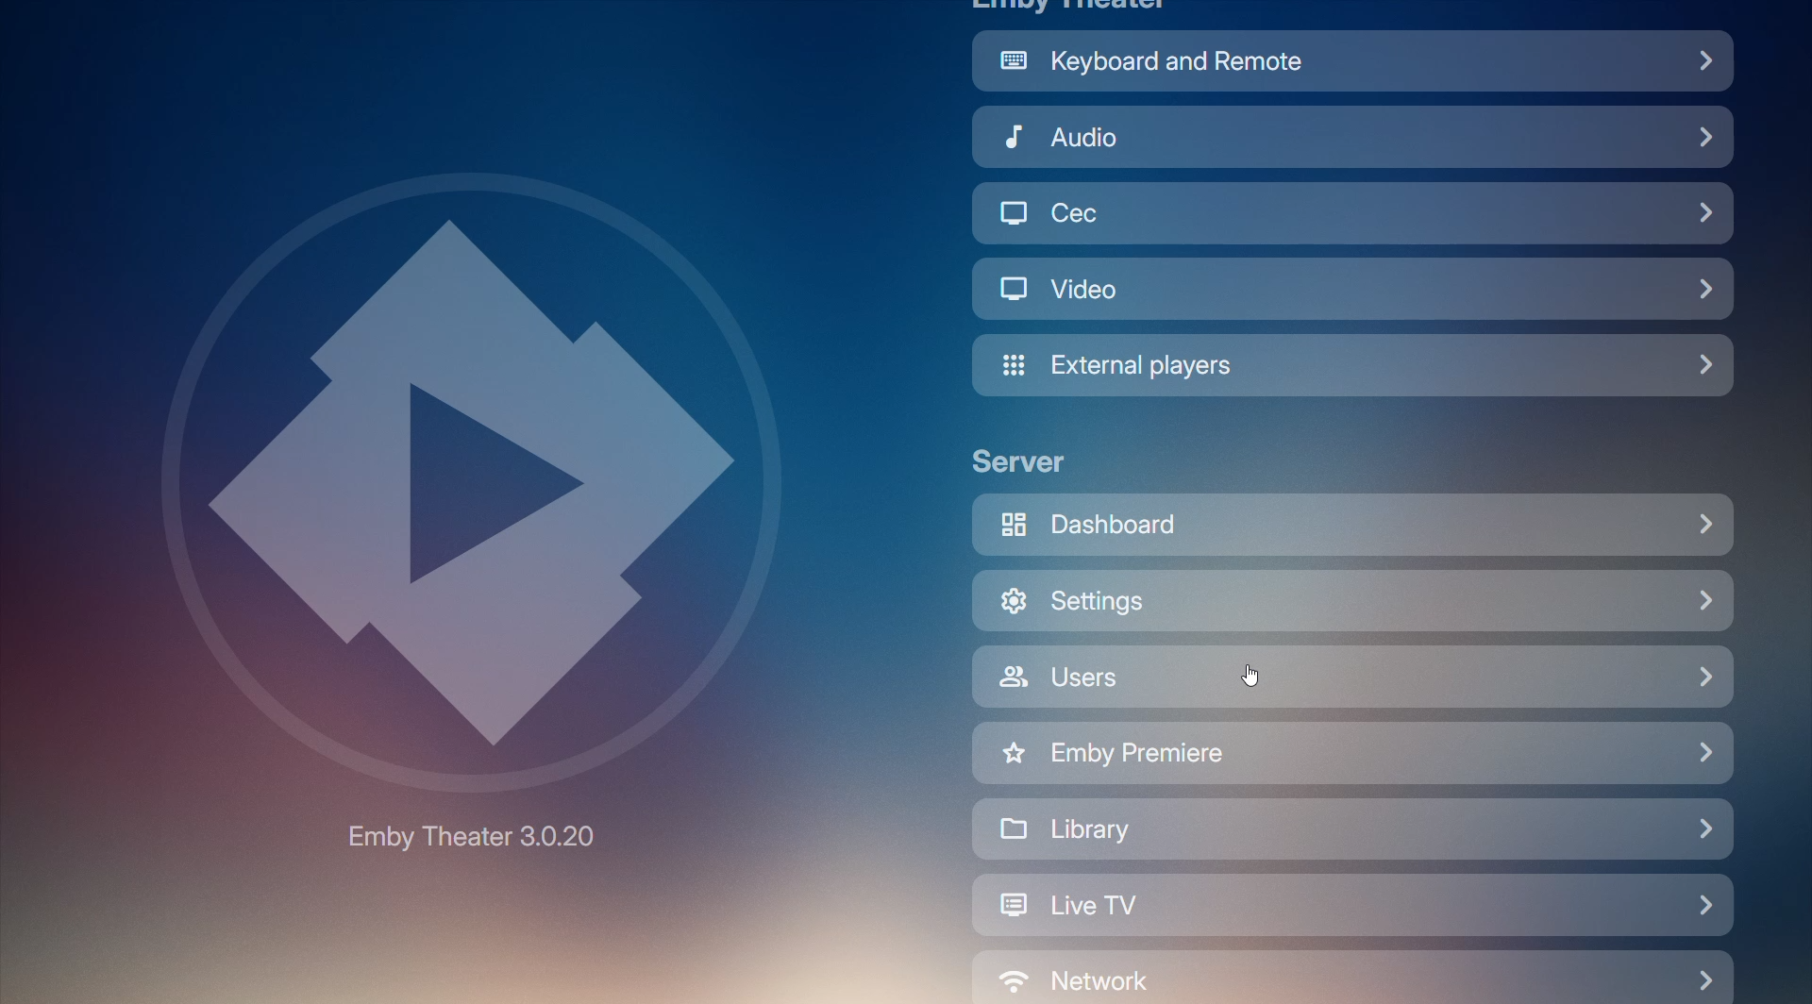 The image size is (1812, 1004). What do you see at coordinates (1253, 683) in the screenshot?
I see `cursor` at bounding box center [1253, 683].